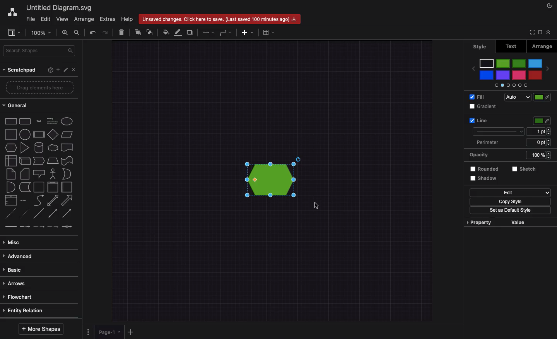 The height and width of the screenshot is (339, 557). What do you see at coordinates (65, 33) in the screenshot?
I see `Zoom in` at bounding box center [65, 33].